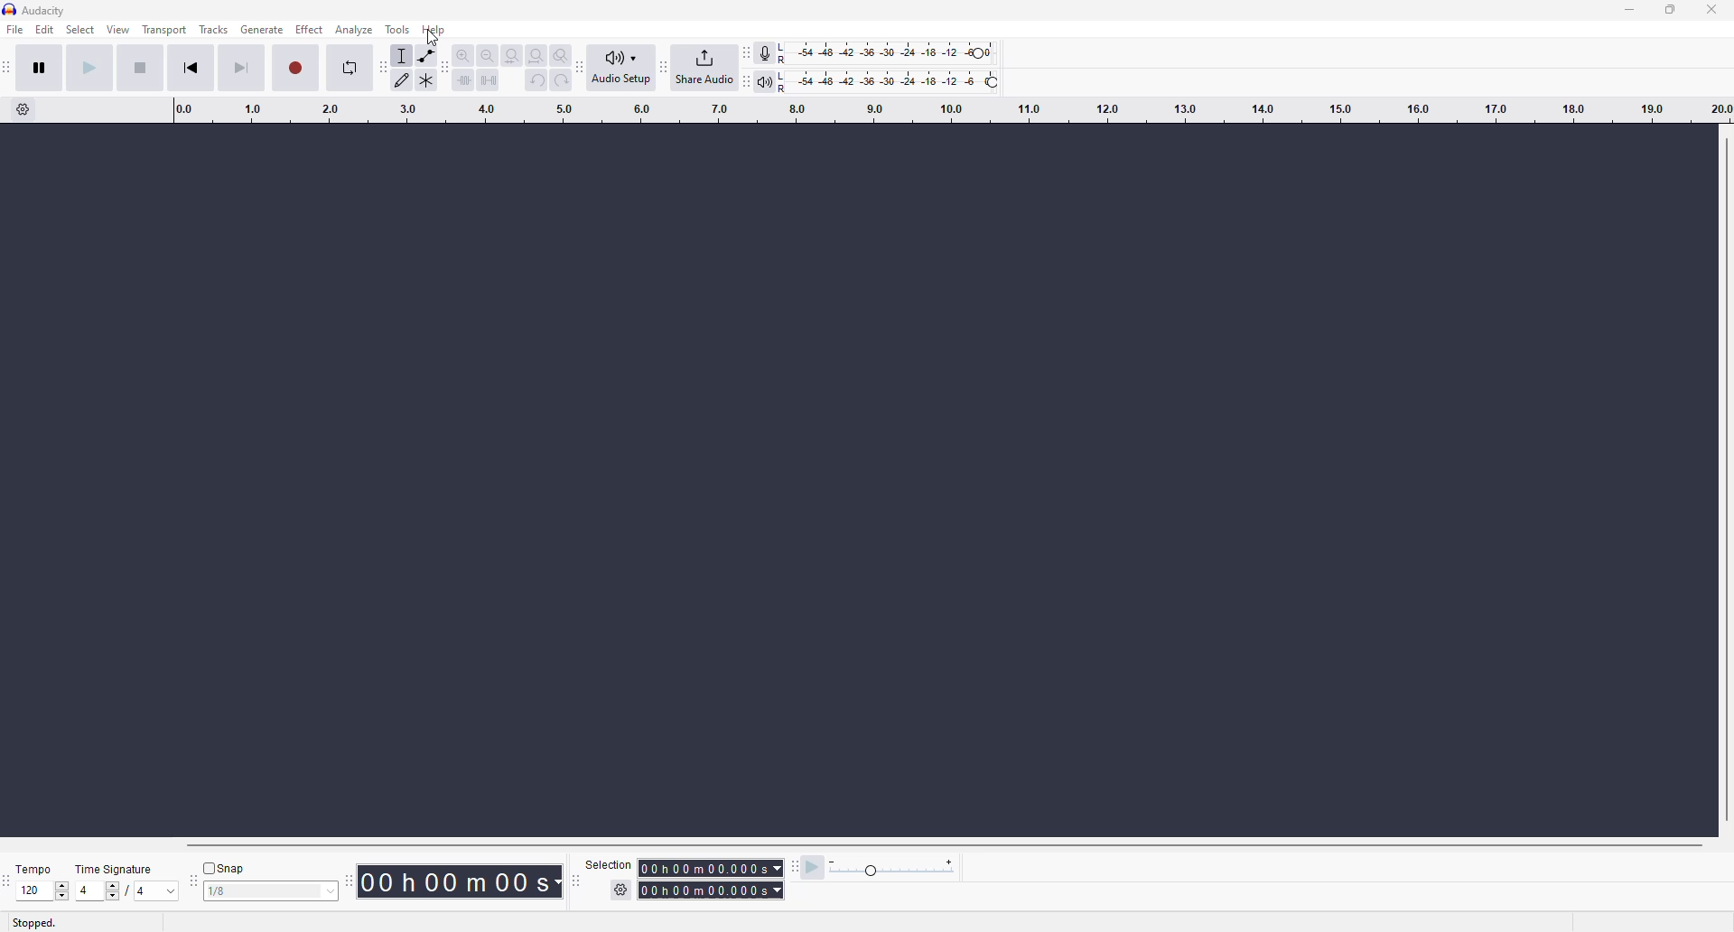  What do you see at coordinates (45, 32) in the screenshot?
I see `edit` at bounding box center [45, 32].